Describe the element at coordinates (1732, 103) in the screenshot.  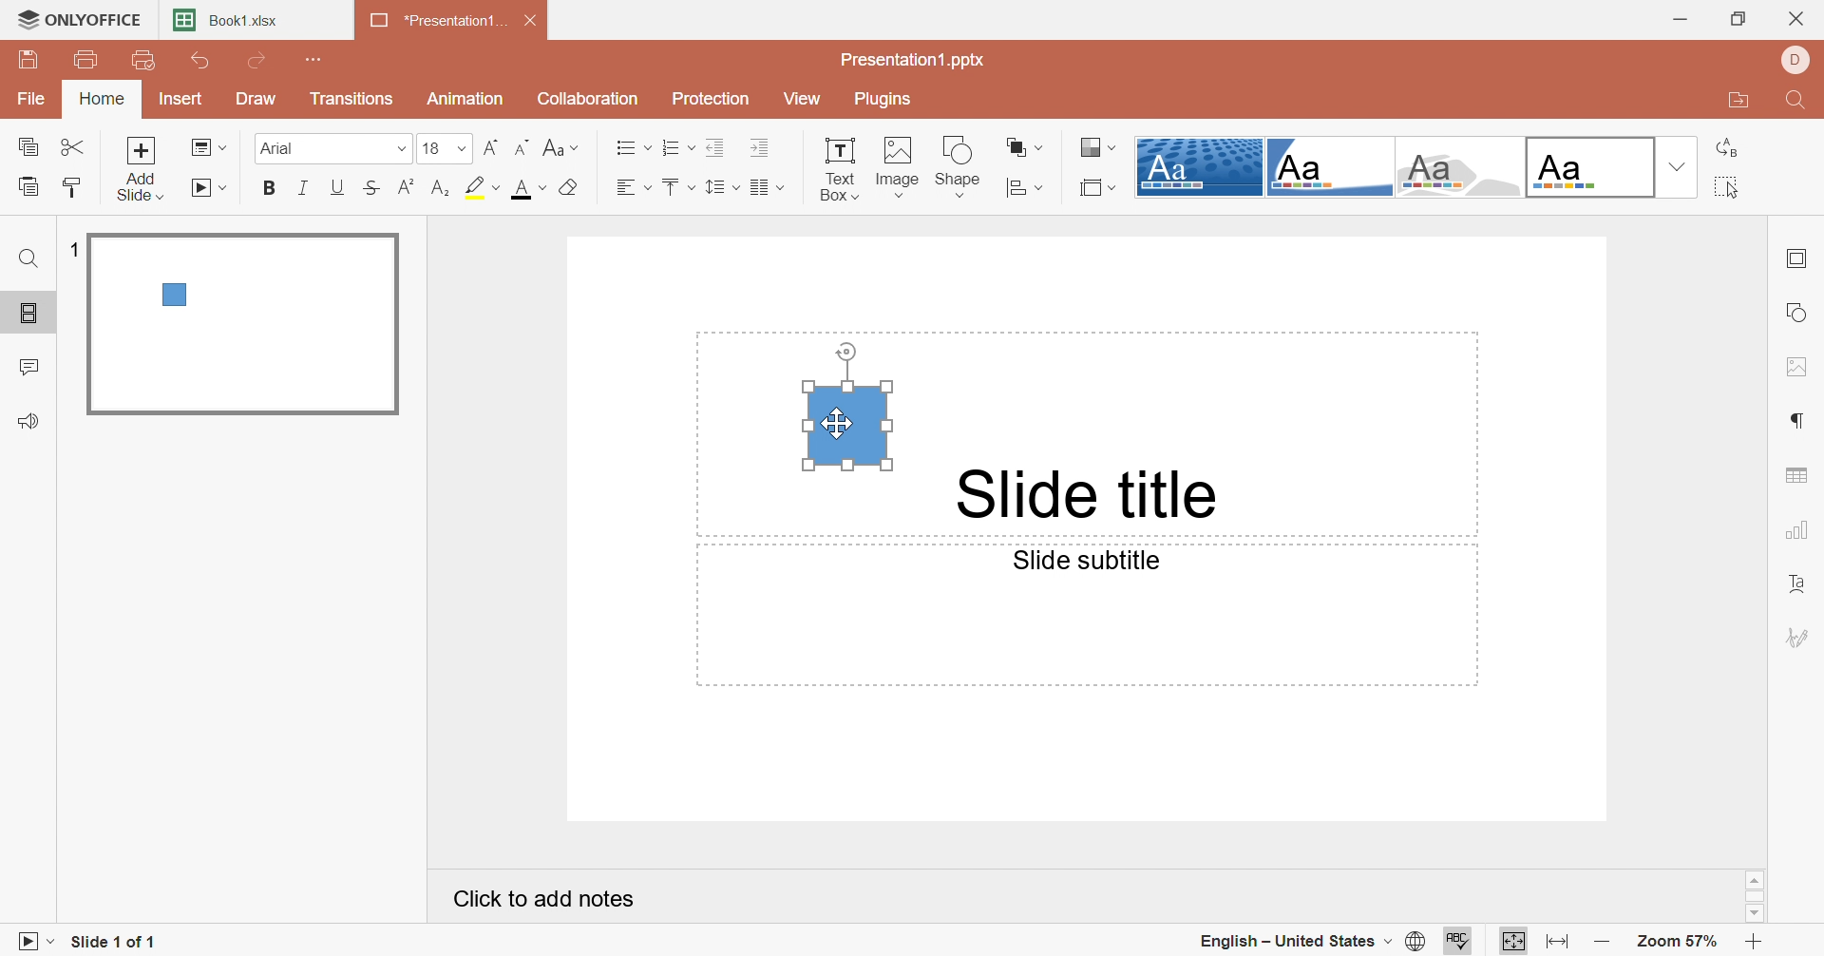
I see `Open file location` at that location.